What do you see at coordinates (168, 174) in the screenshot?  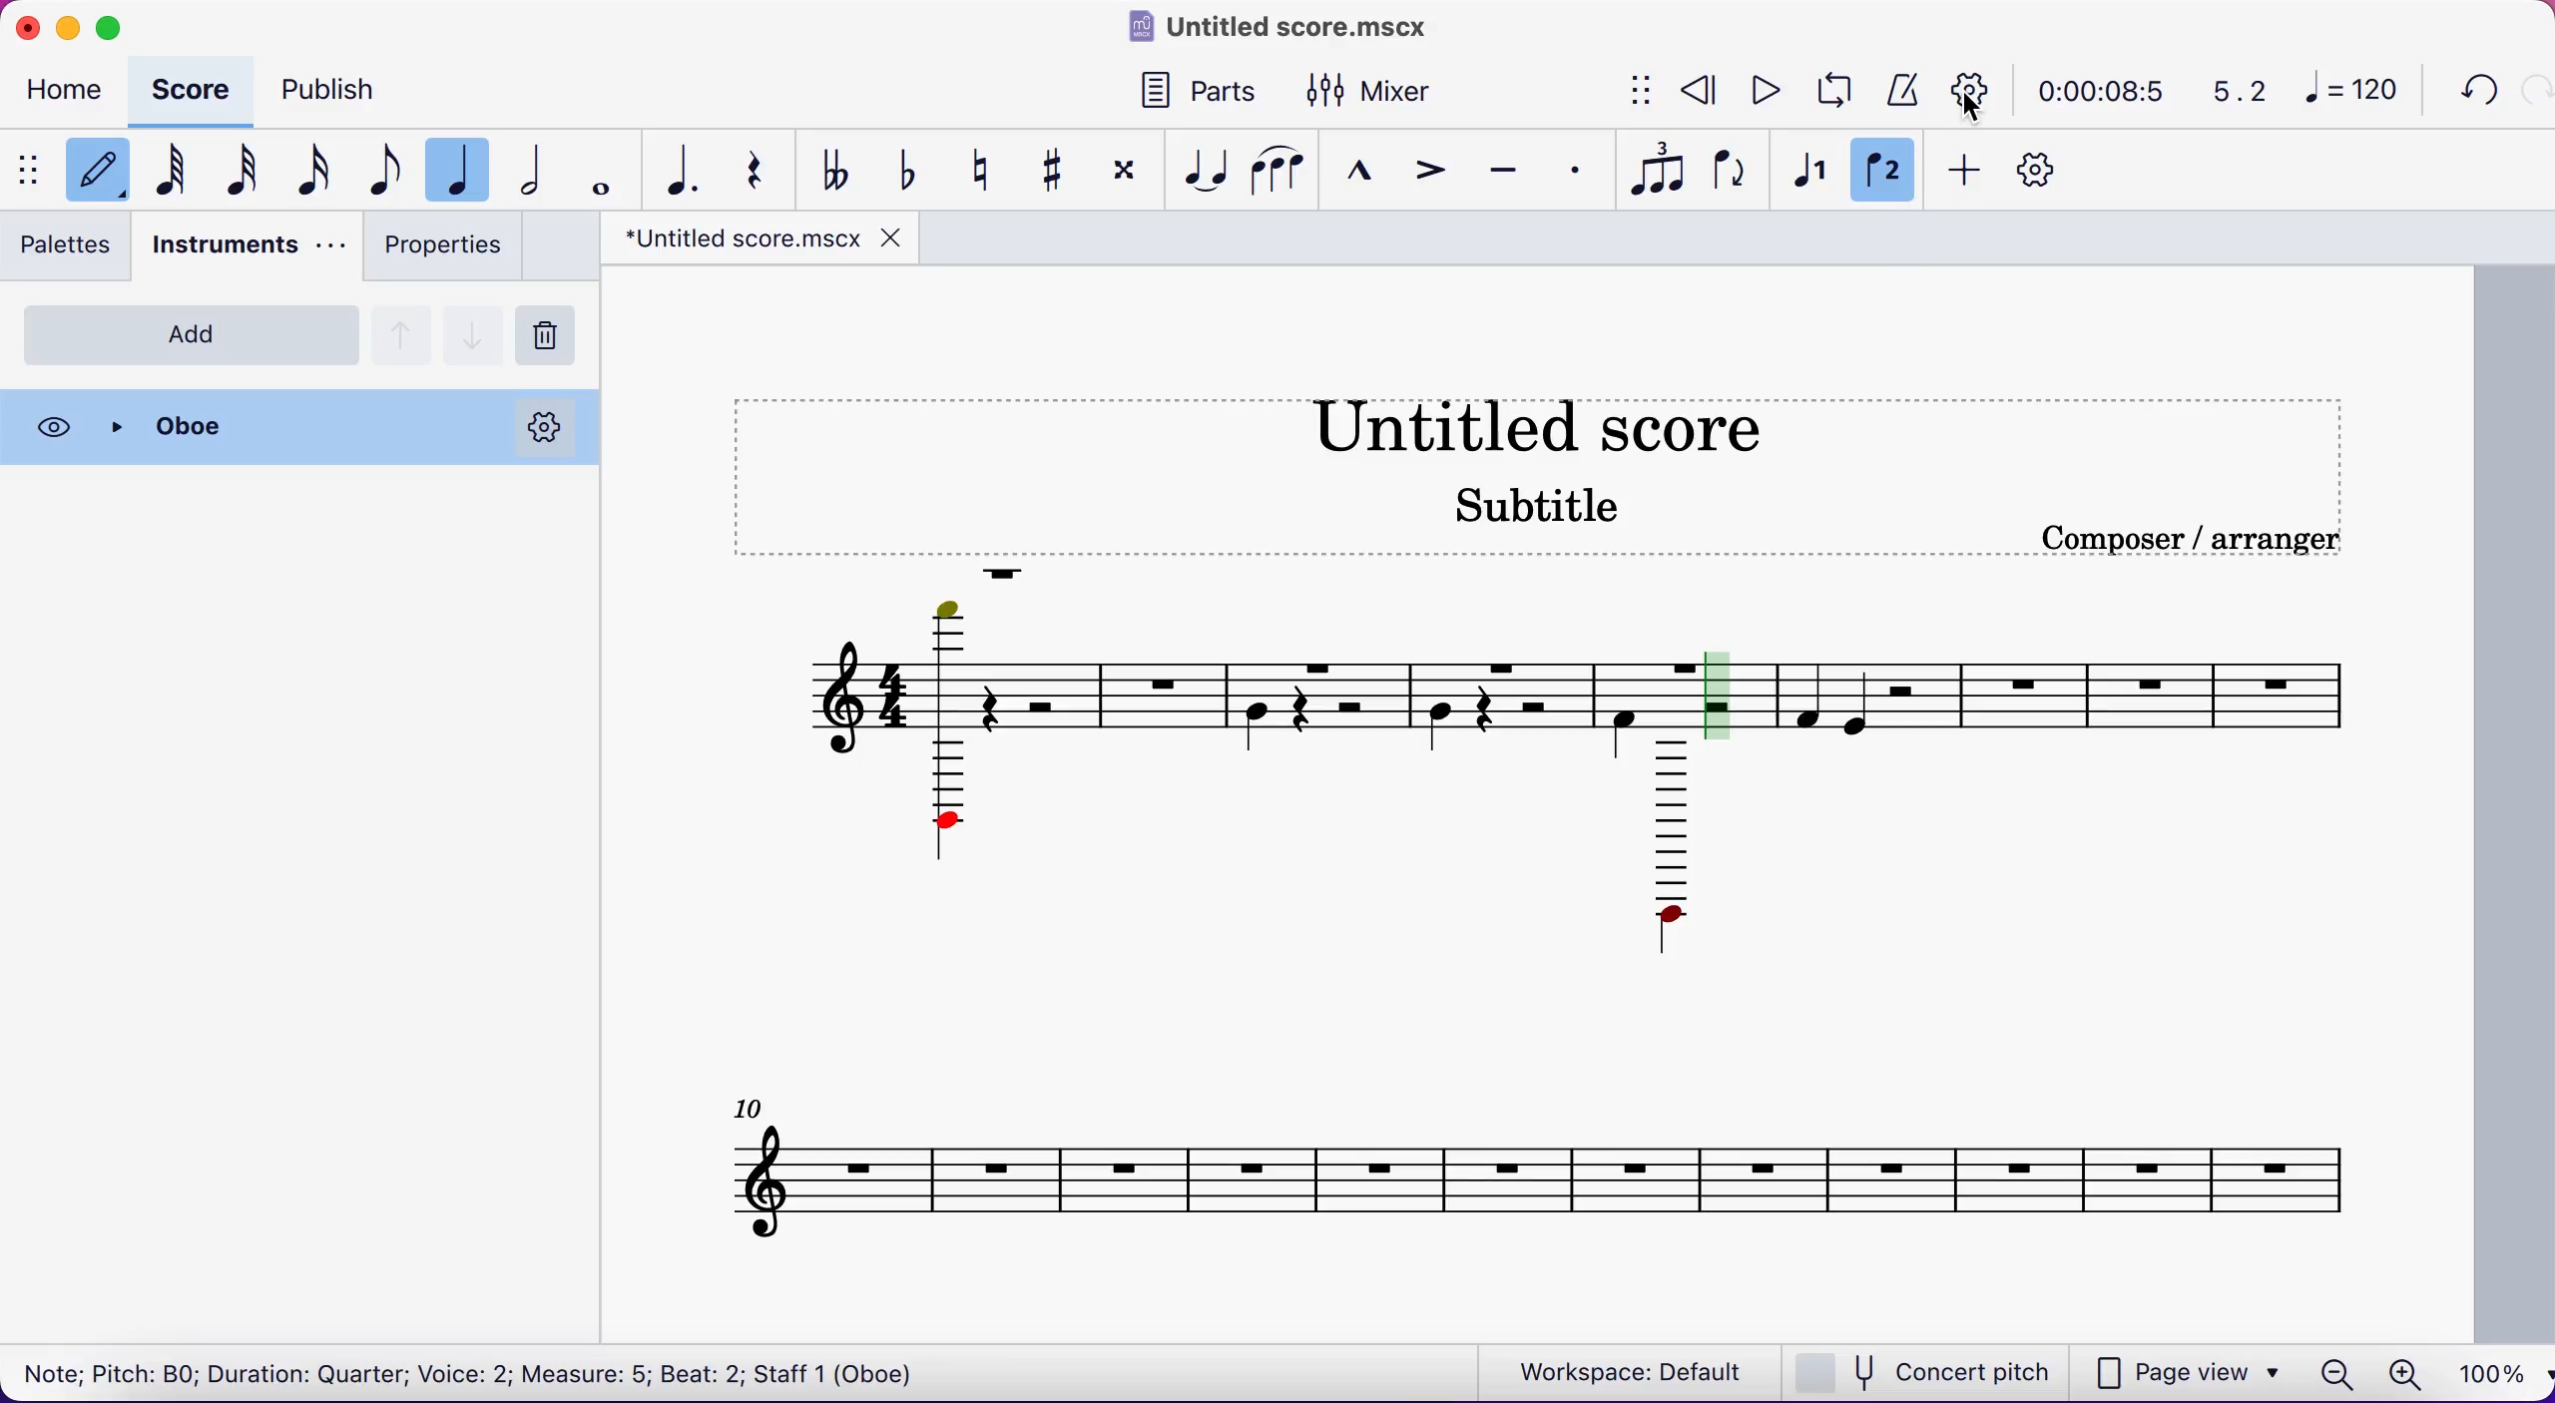 I see `64th note` at bounding box center [168, 174].